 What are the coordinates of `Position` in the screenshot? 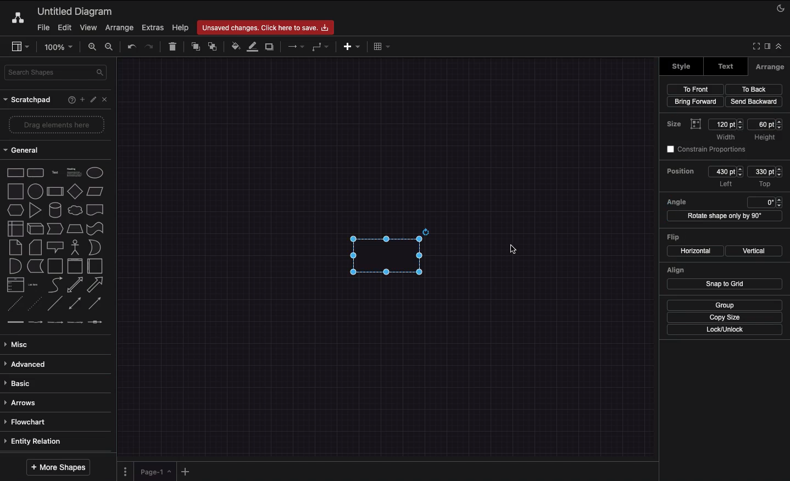 It's located at (727, 177).